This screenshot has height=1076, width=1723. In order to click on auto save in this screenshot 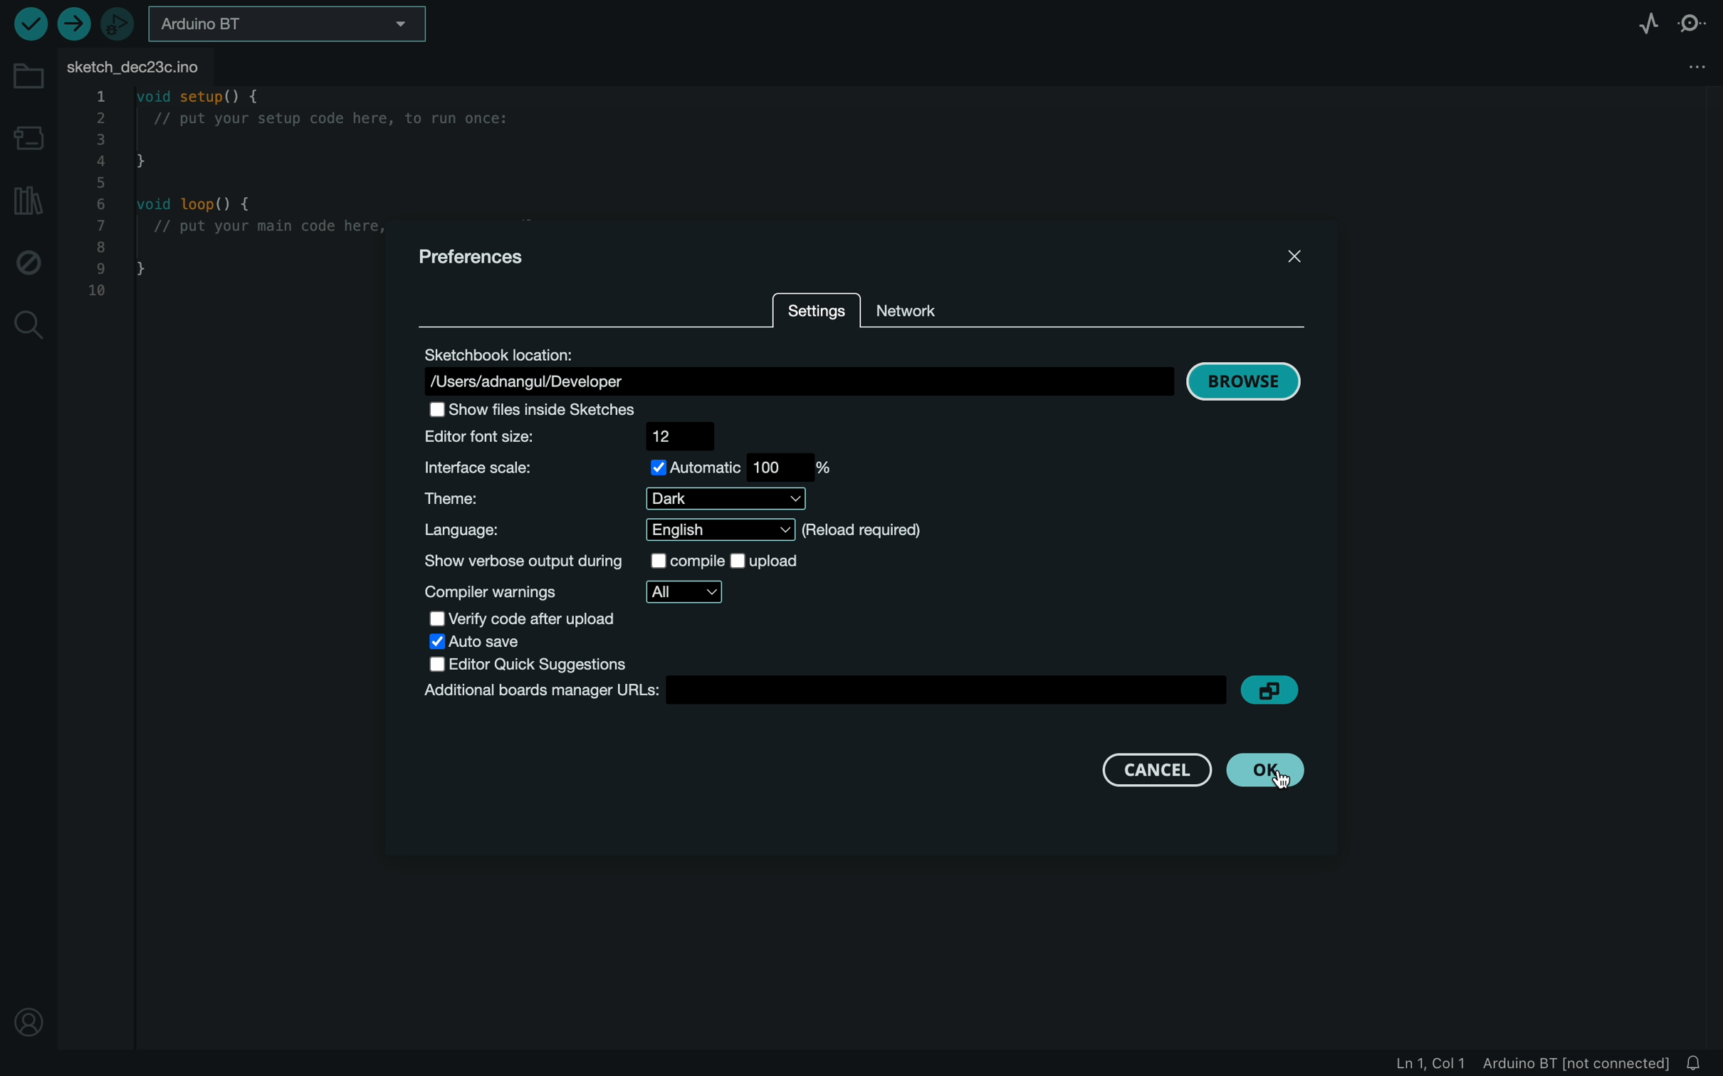, I will do `click(540, 640)`.